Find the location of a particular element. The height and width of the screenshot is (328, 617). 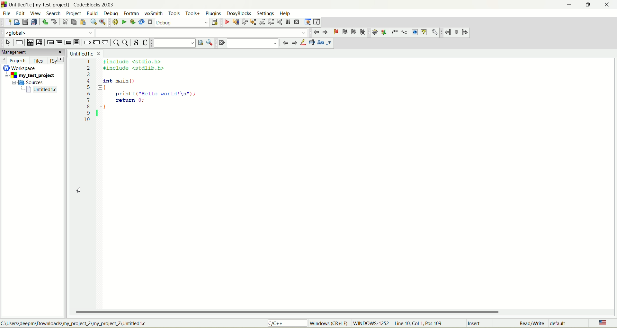

blank space is located at coordinates (252, 43).